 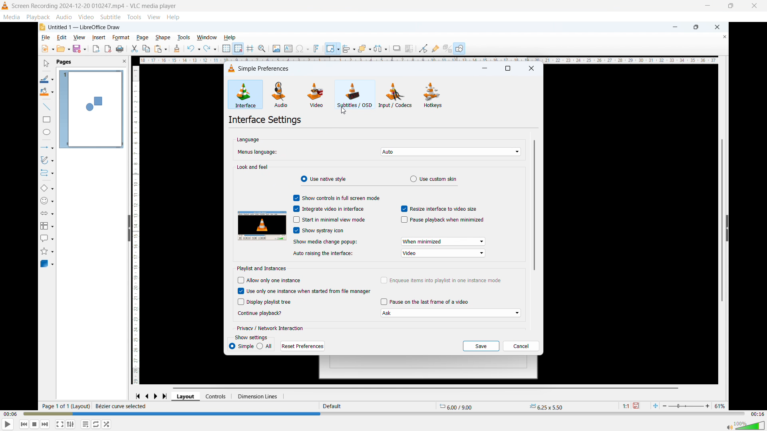 What do you see at coordinates (153, 17) in the screenshot?
I see `view ` at bounding box center [153, 17].